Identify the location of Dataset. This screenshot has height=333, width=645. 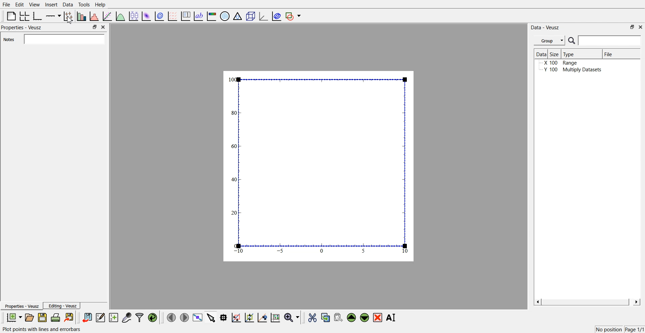
(541, 54).